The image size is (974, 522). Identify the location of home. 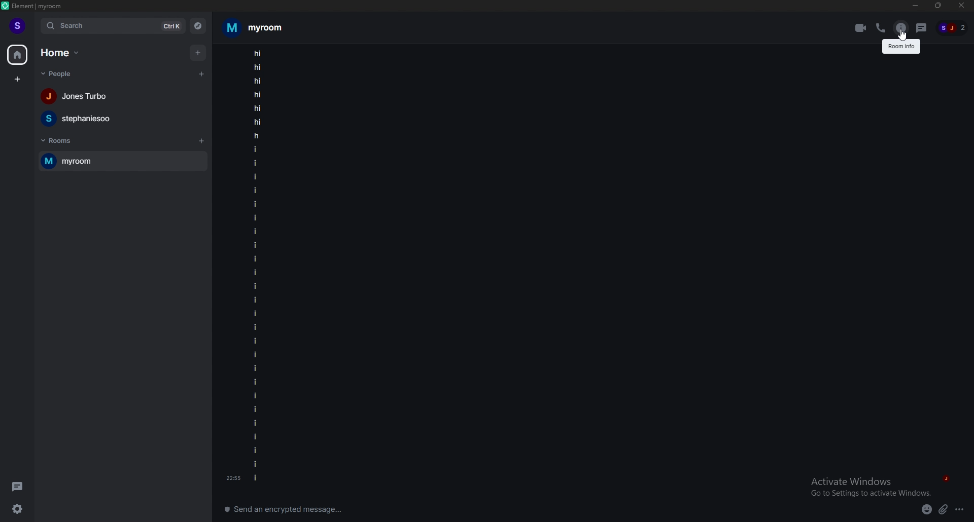
(17, 54).